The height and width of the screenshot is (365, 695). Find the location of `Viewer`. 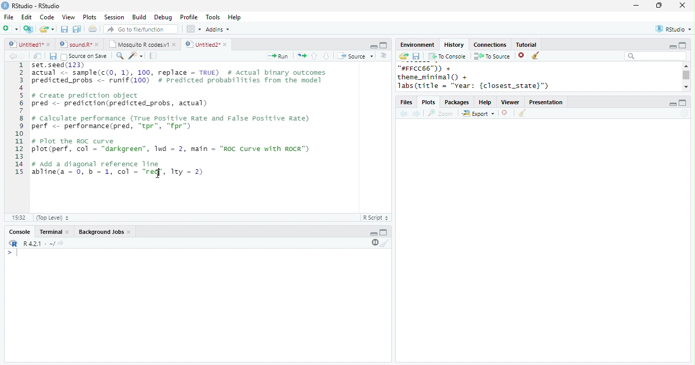

Viewer is located at coordinates (511, 103).